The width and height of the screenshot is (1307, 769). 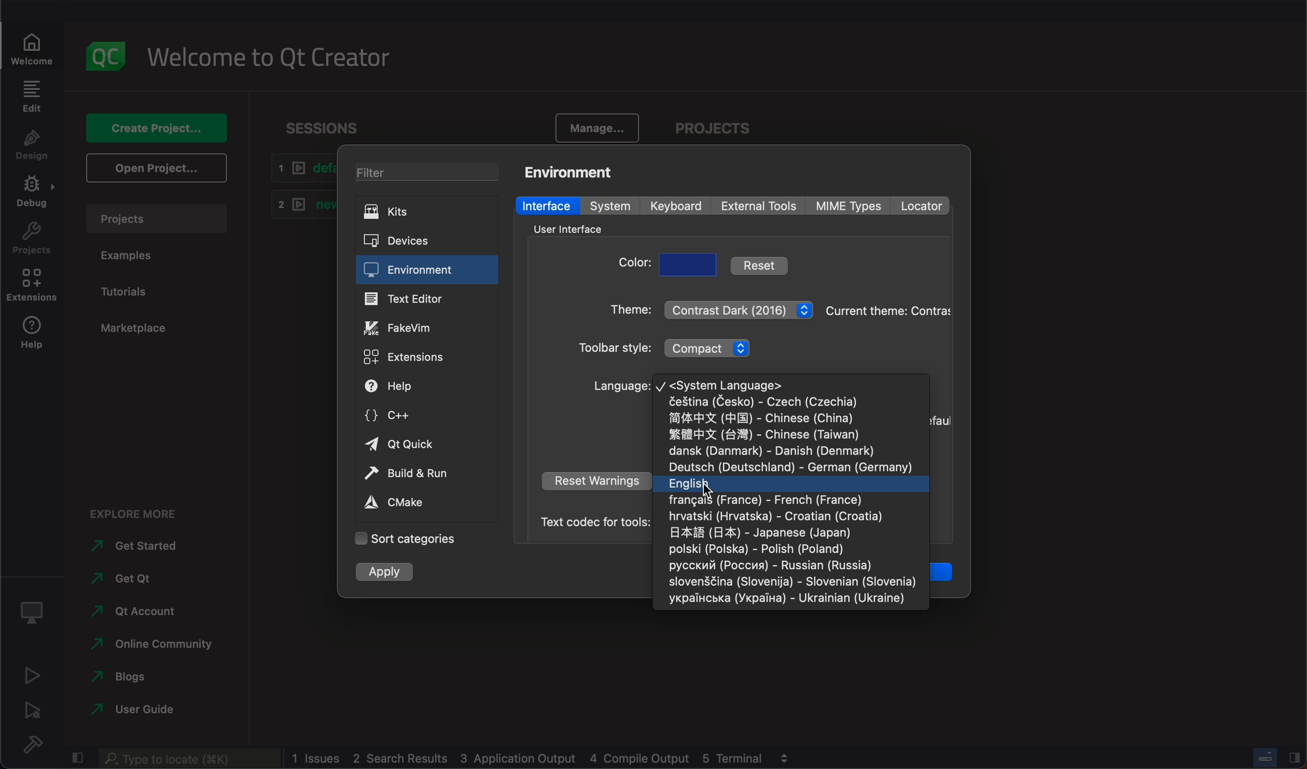 I want to click on locator, so click(x=923, y=205).